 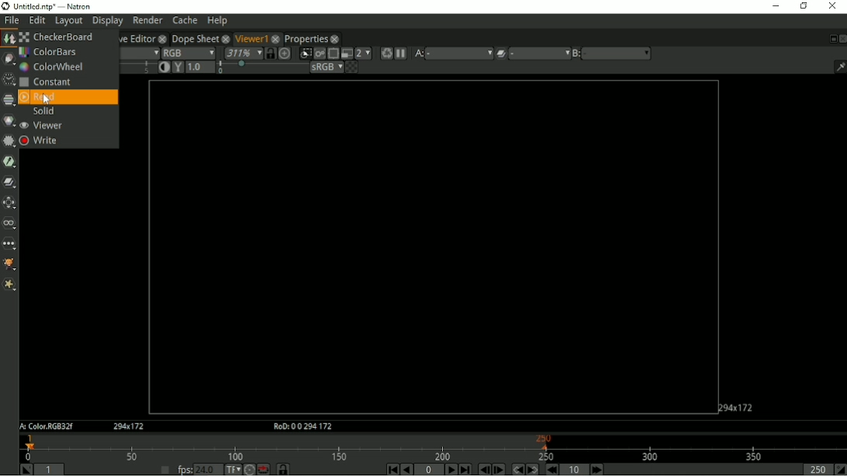 What do you see at coordinates (839, 67) in the screenshot?
I see `Show/hide information bar` at bounding box center [839, 67].